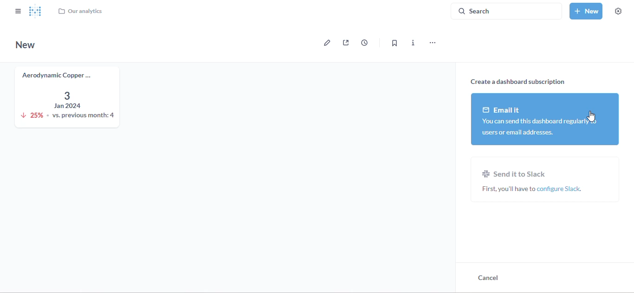 This screenshot has width=634, height=293. What do you see at coordinates (18, 11) in the screenshot?
I see `close sidebar` at bounding box center [18, 11].